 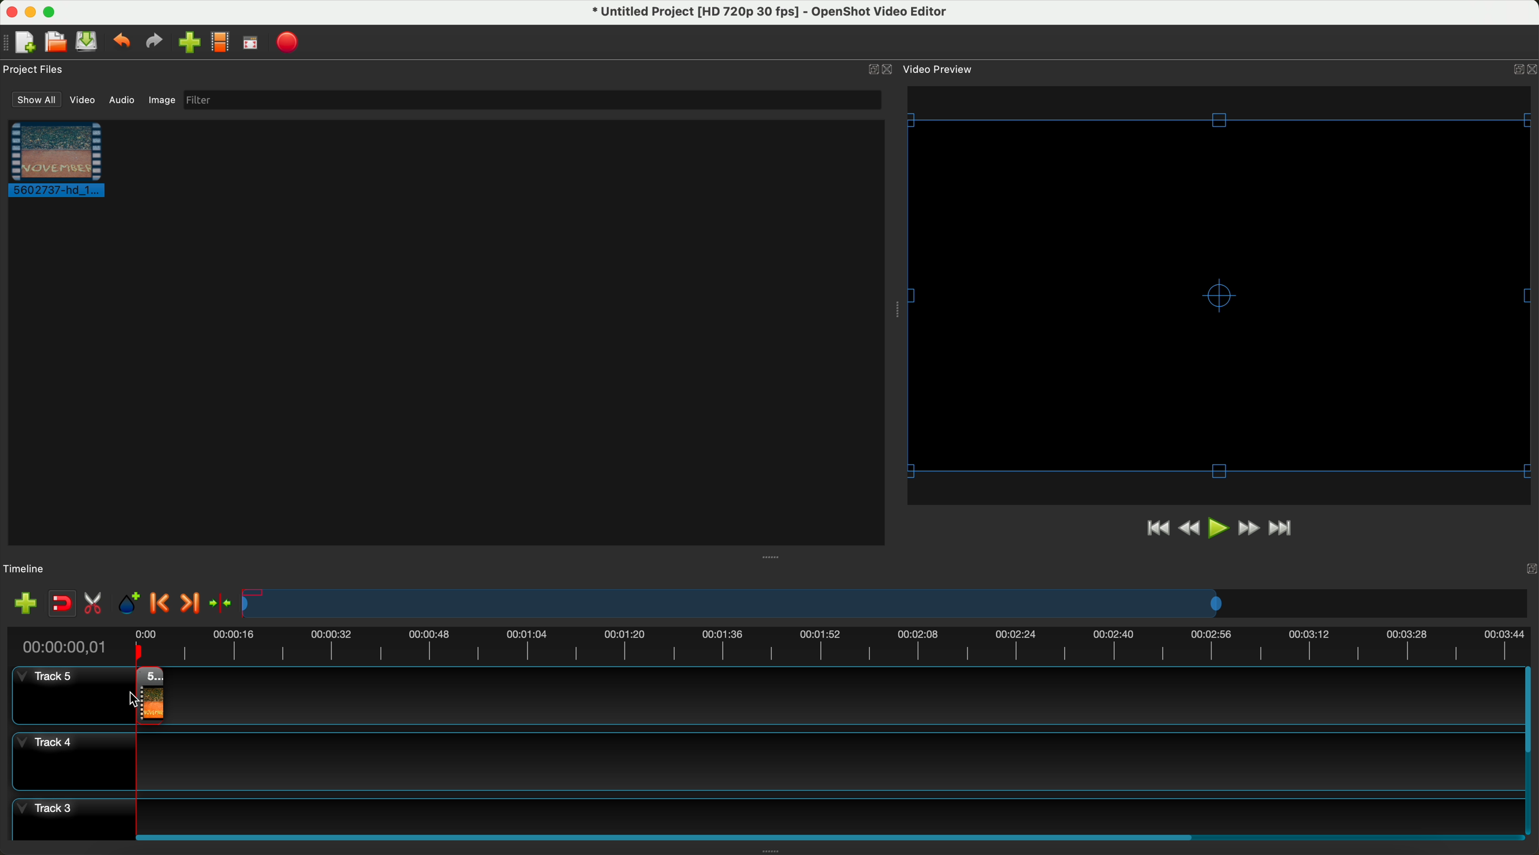 What do you see at coordinates (53, 12) in the screenshot?
I see `maximize` at bounding box center [53, 12].